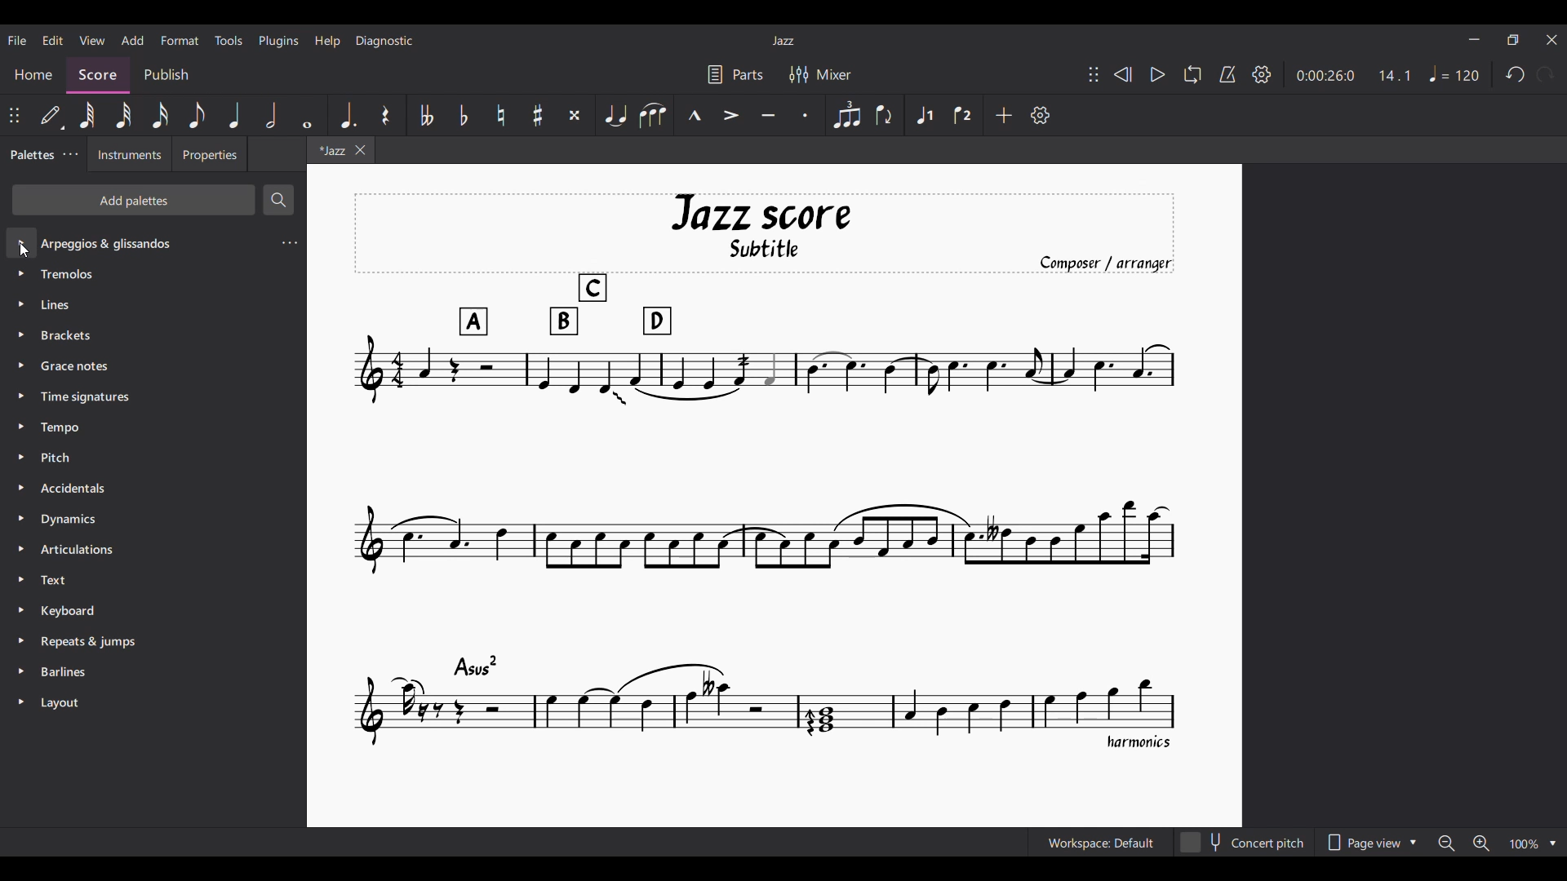 The image size is (1567, 881). What do you see at coordinates (694, 115) in the screenshot?
I see `Marcato` at bounding box center [694, 115].